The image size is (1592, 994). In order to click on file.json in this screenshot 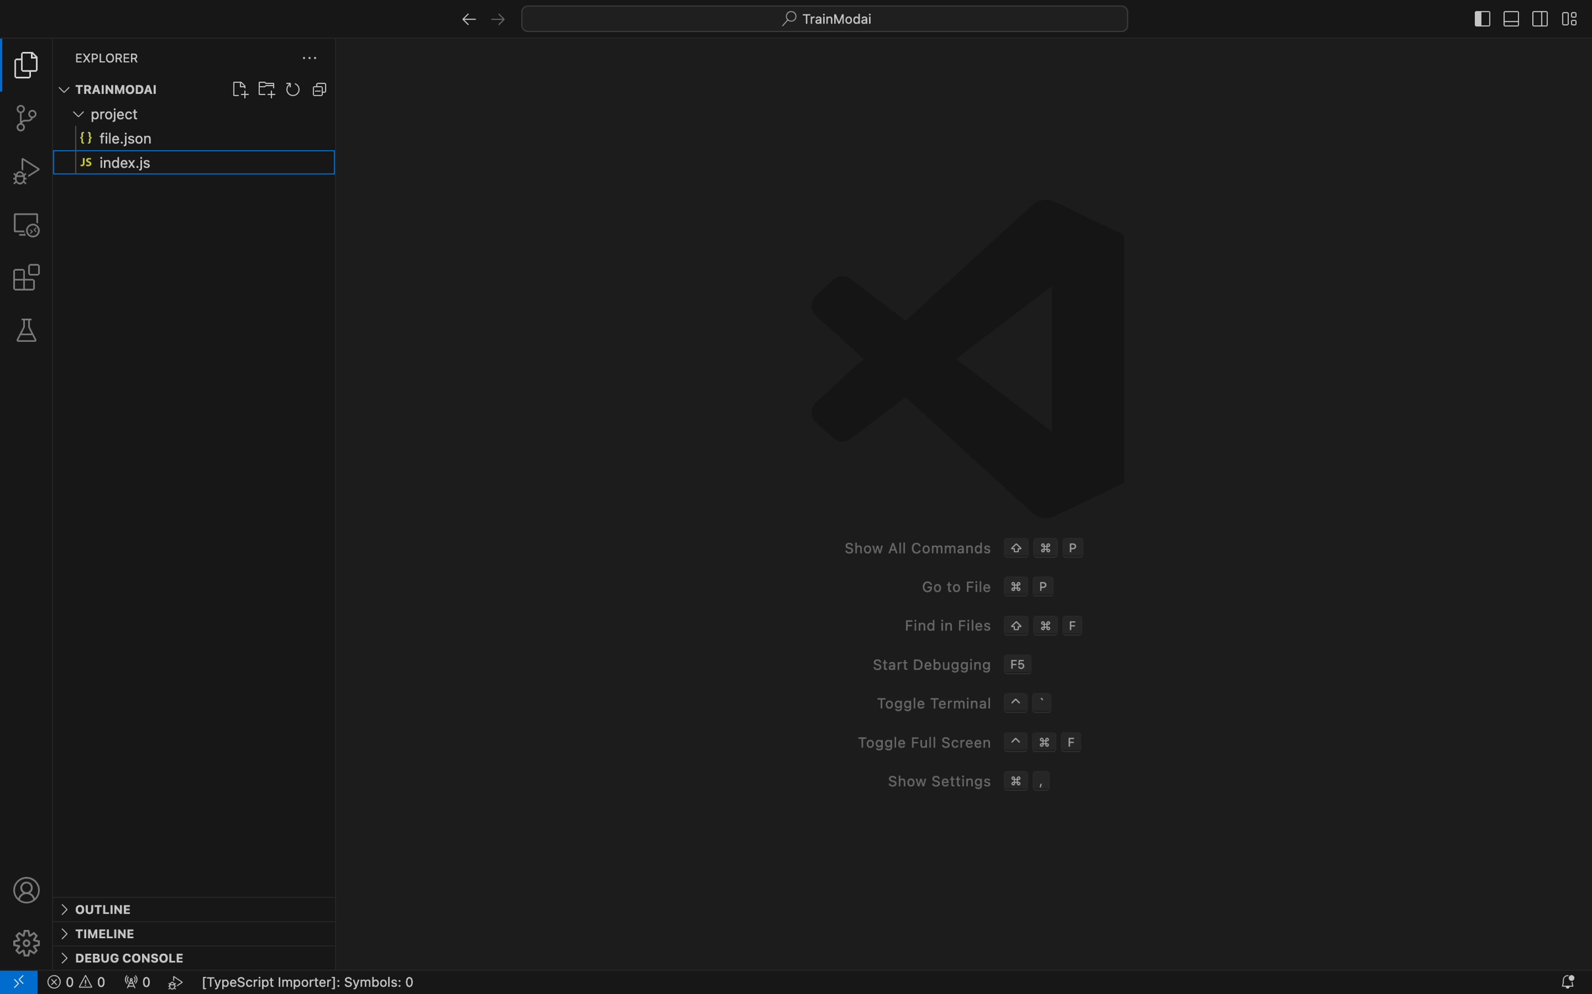, I will do `click(195, 140)`.